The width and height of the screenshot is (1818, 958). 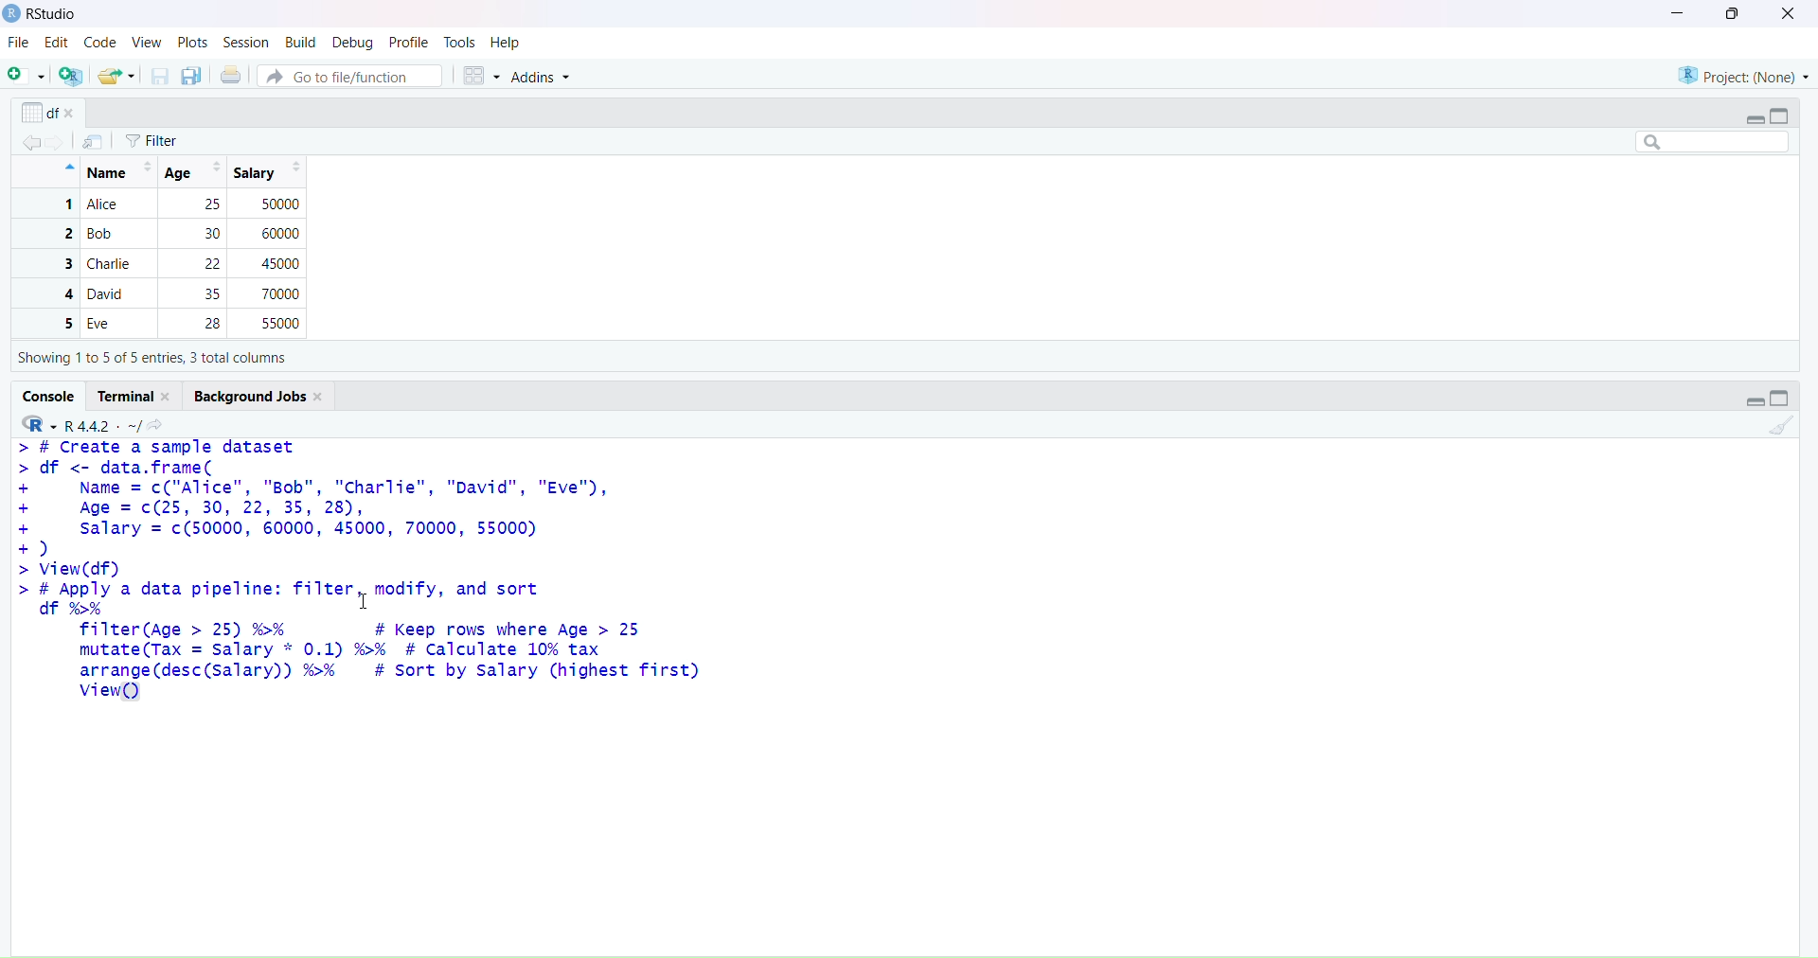 I want to click on edit, so click(x=60, y=42).